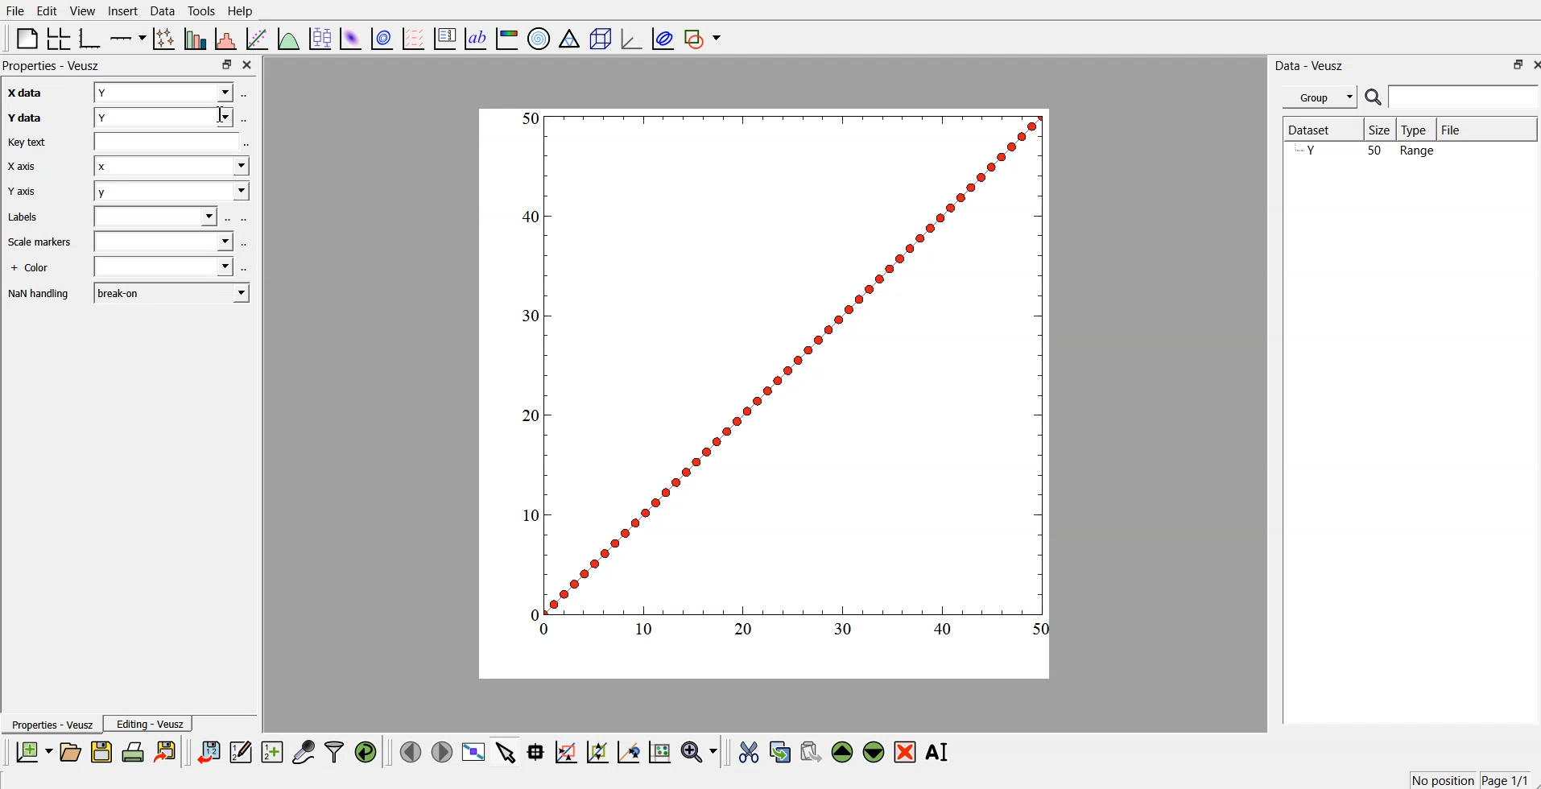 This screenshot has height=789, width=1541. Describe the element at coordinates (1440, 779) in the screenshot. I see `no position` at that location.